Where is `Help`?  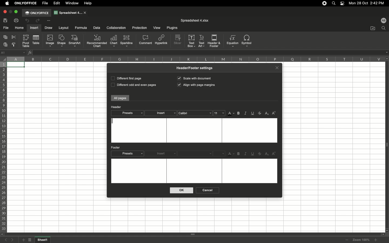 Help is located at coordinates (89, 3).